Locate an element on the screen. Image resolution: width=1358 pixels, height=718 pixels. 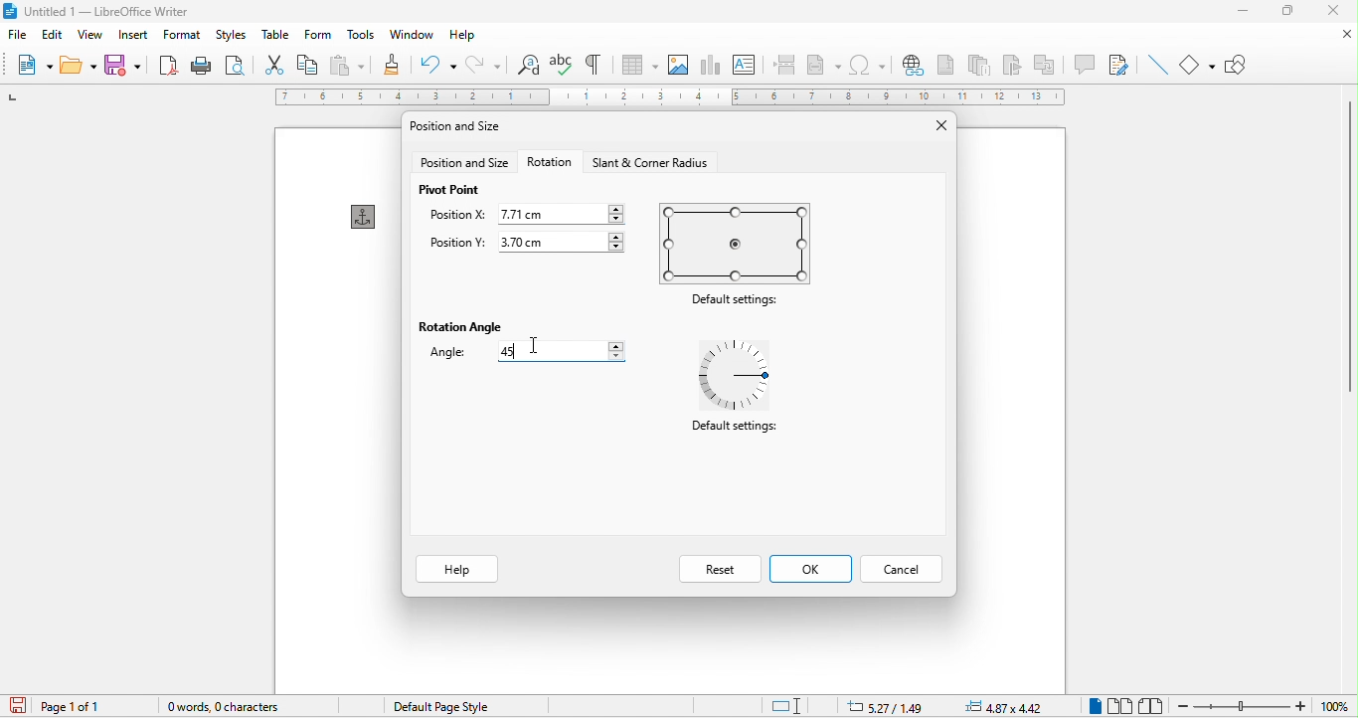
show track changes function is located at coordinates (1118, 64).